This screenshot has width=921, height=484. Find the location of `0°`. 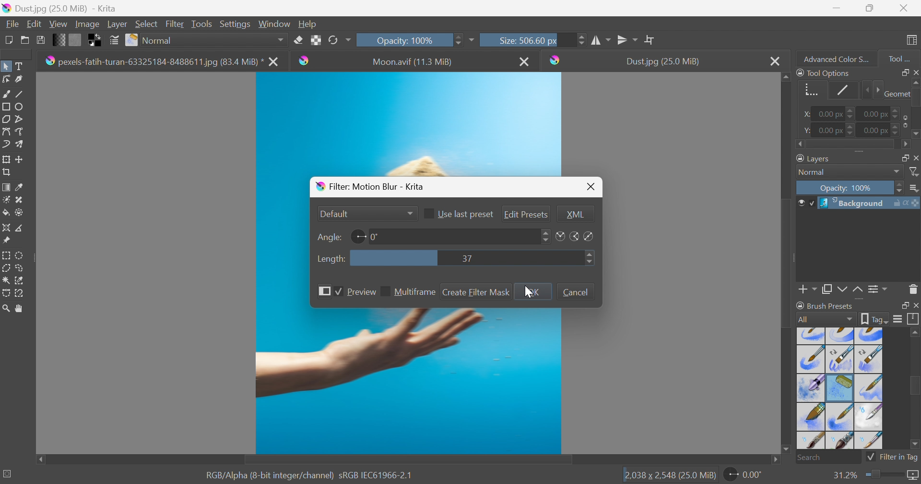

0° is located at coordinates (375, 236).